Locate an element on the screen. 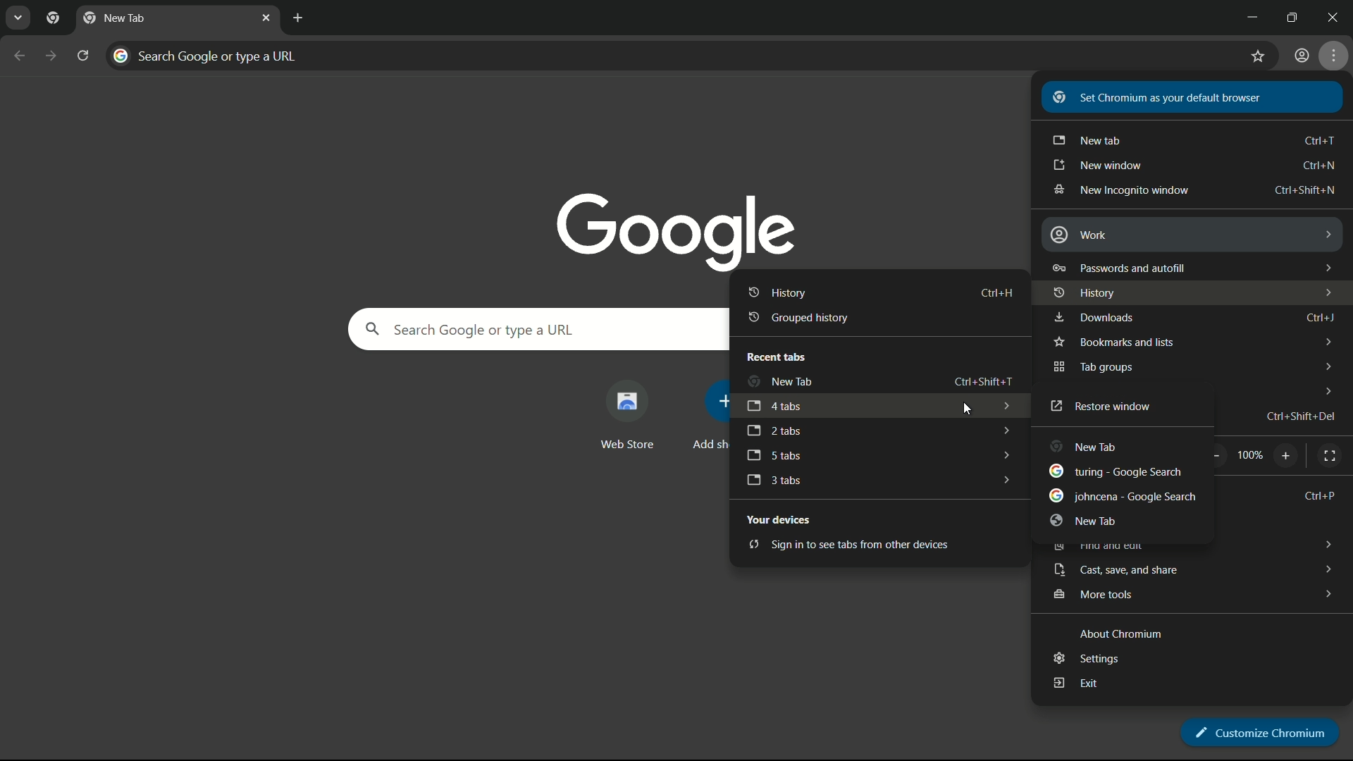 Image resolution: width=1353 pixels, height=761 pixels. maximize or restore is located at coordinates (1297, 16).